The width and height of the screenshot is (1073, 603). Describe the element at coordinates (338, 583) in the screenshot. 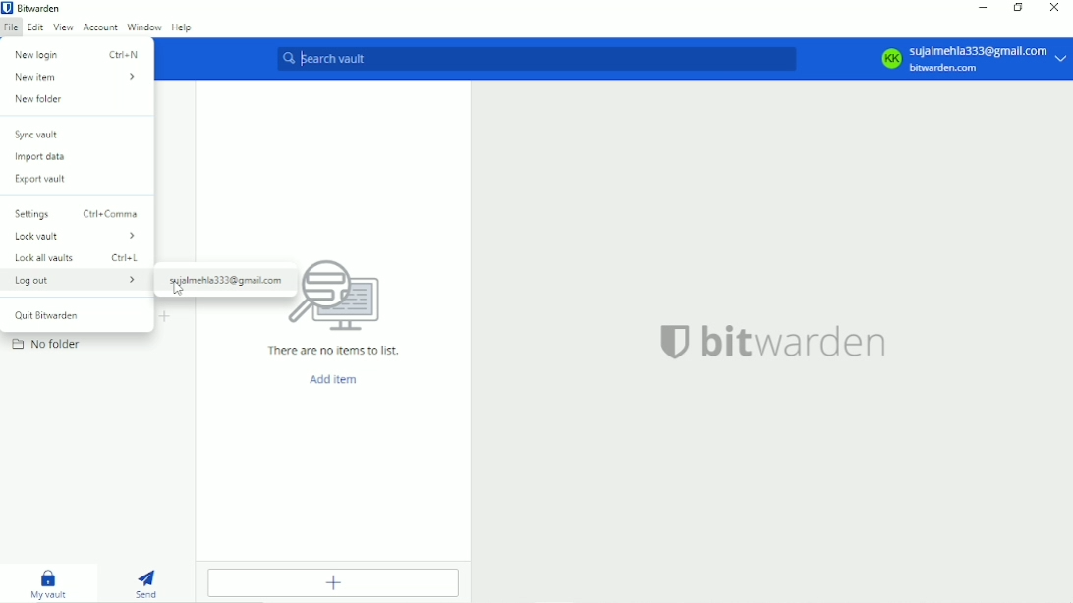

I see `Add item` at that location.